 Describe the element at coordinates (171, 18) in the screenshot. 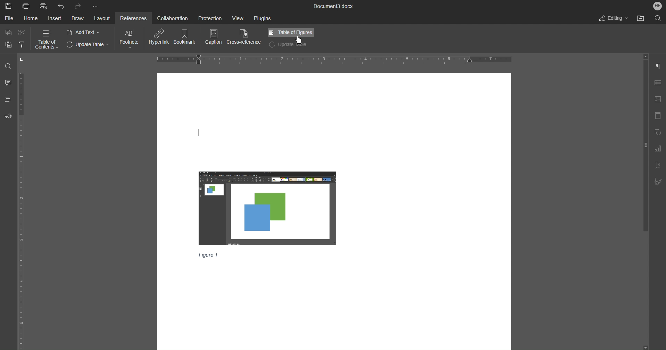

I see `Collaboration` at that location.